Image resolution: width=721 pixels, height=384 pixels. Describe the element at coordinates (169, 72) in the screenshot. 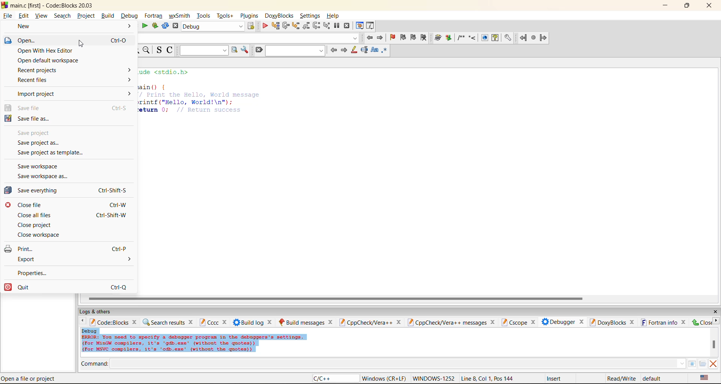

I see `#include <stdio.h>` at that location.